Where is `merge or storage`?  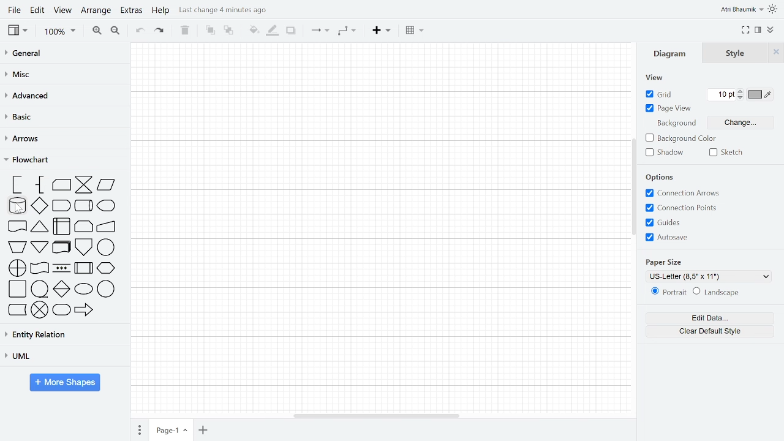 merge or storage is located at coordinates (40, 247).